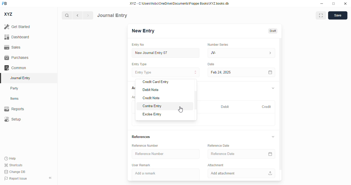 The height and width of the screenshot is (185, 351). Describe the element at coordinates (15, 68) in the screenshot. I see `common` at that location.